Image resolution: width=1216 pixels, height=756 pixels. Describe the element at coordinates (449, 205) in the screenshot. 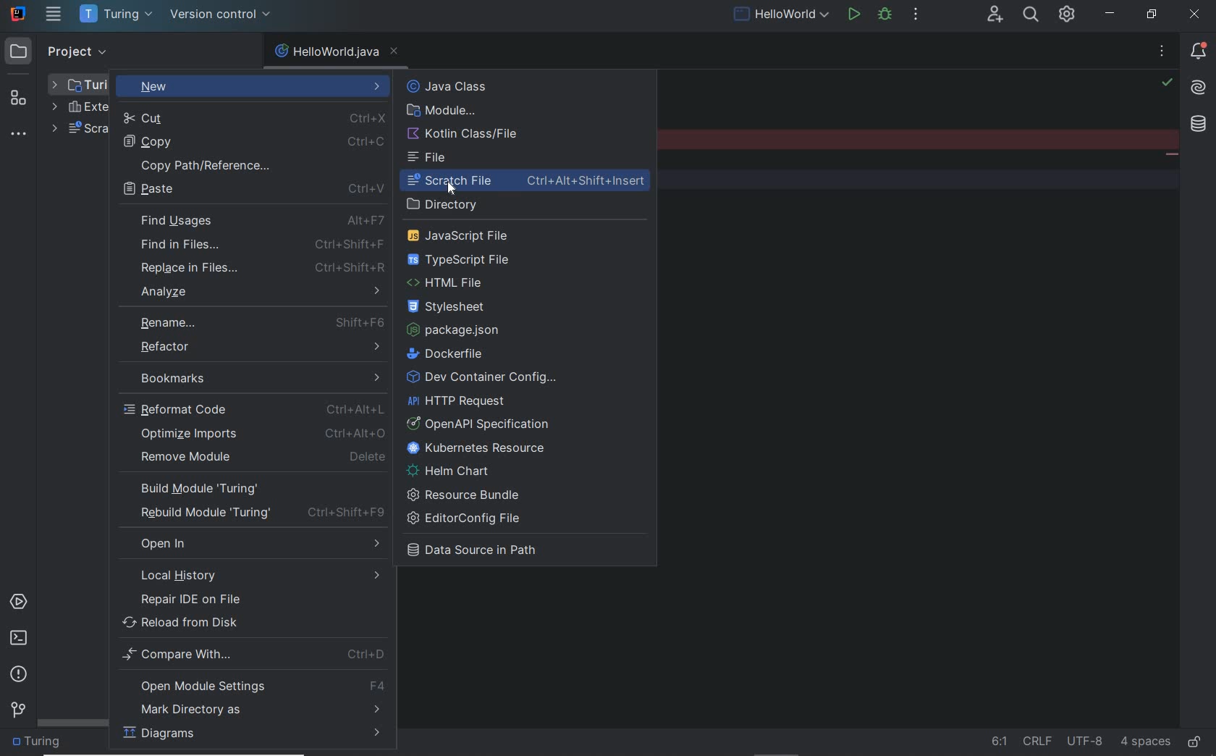

I see `directory` at that location.